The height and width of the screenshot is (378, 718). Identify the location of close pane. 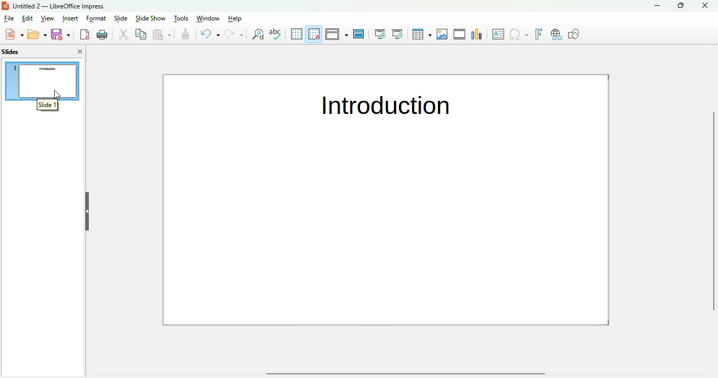
(80, 51).